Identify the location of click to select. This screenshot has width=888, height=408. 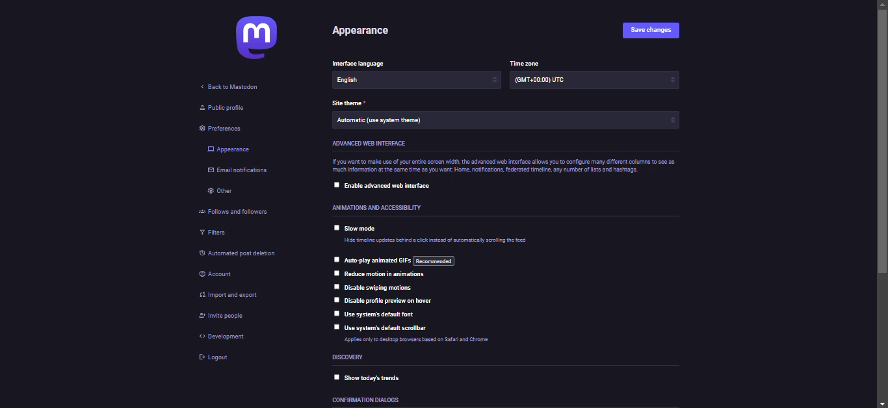
(335, 327).